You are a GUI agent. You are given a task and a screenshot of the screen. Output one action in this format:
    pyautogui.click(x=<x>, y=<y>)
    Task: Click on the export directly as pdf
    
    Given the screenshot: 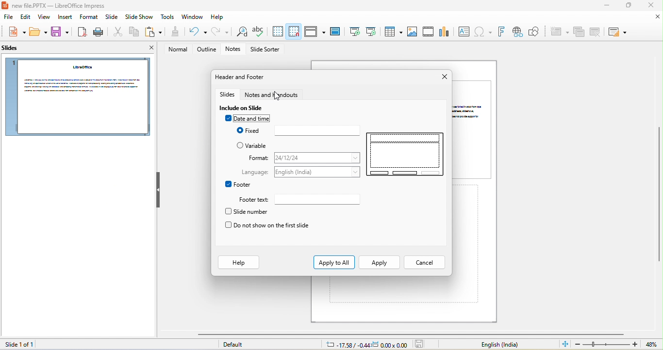 What is the action you would take?
    pyautogui.click(x=82, y=32)
    